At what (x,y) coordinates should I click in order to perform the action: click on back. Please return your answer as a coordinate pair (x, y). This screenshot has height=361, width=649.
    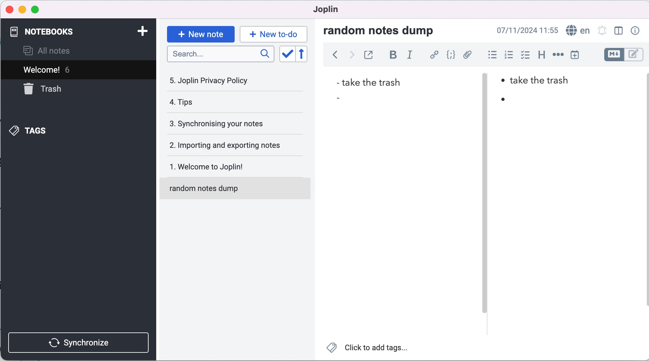
    Looking at the image, I should click on (332, 57).